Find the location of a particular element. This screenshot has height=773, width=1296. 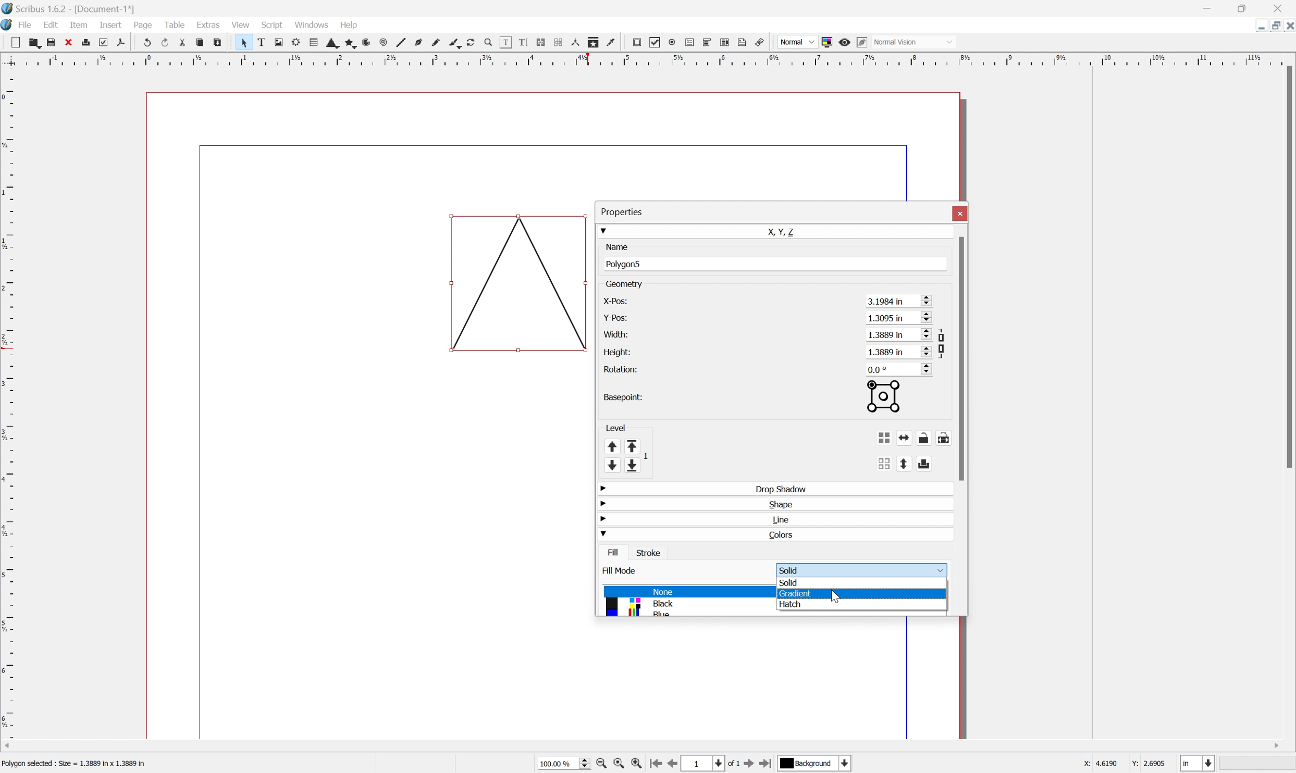

Spiral is located at coordinates (381, 43).